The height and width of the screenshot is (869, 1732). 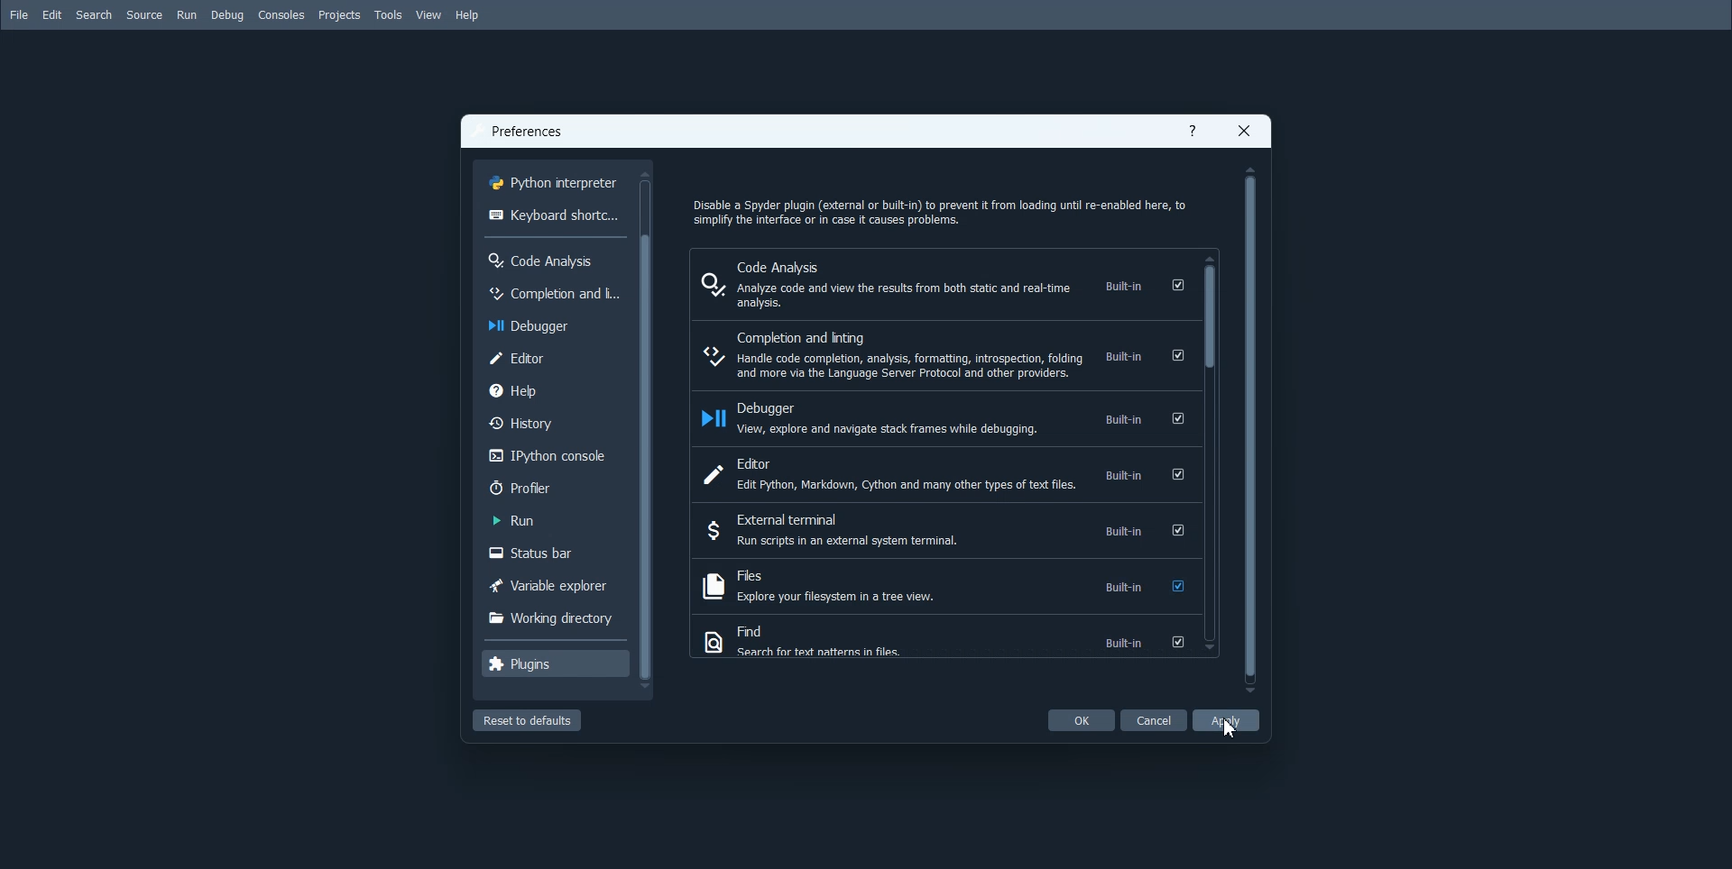 I want to click on Apply, so click(x=1226, y=719).